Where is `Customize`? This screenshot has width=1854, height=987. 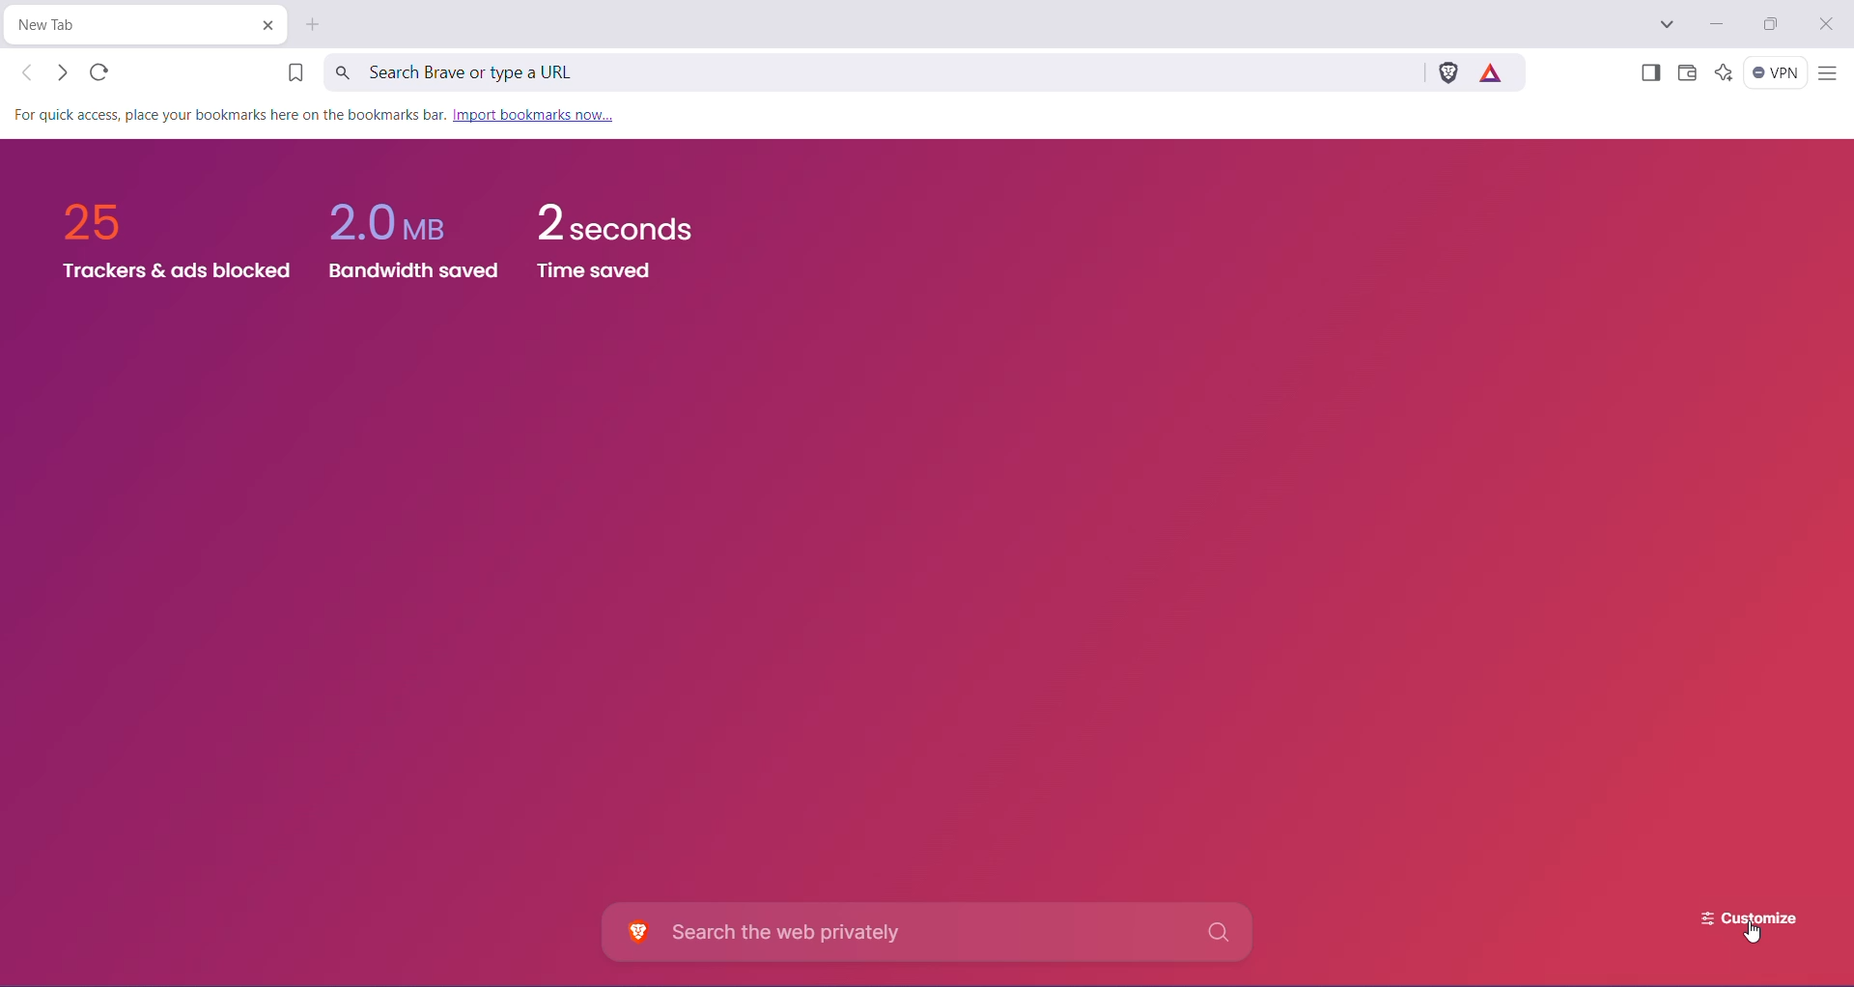 Customize is located at coordinates (1734, 913).